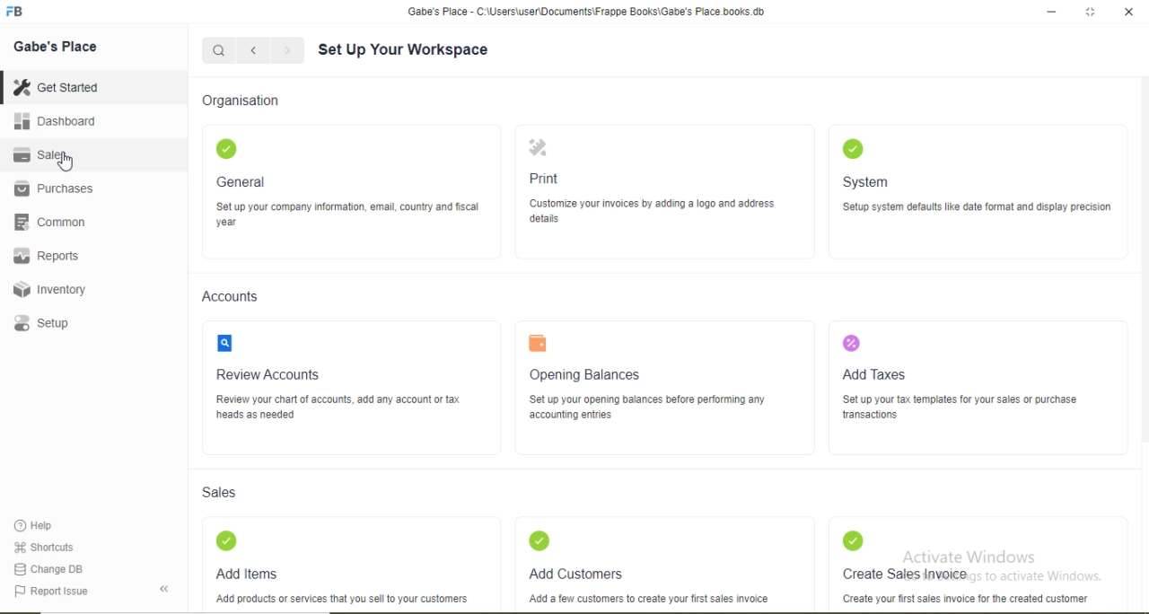 Image resolution: width=1149 pixels, height=614 pixels. I want to click on Set up your company information, email, country and fiscal
year, so click(352, 215).